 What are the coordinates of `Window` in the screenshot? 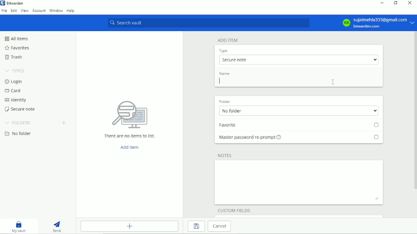 It's located at (56, 10).